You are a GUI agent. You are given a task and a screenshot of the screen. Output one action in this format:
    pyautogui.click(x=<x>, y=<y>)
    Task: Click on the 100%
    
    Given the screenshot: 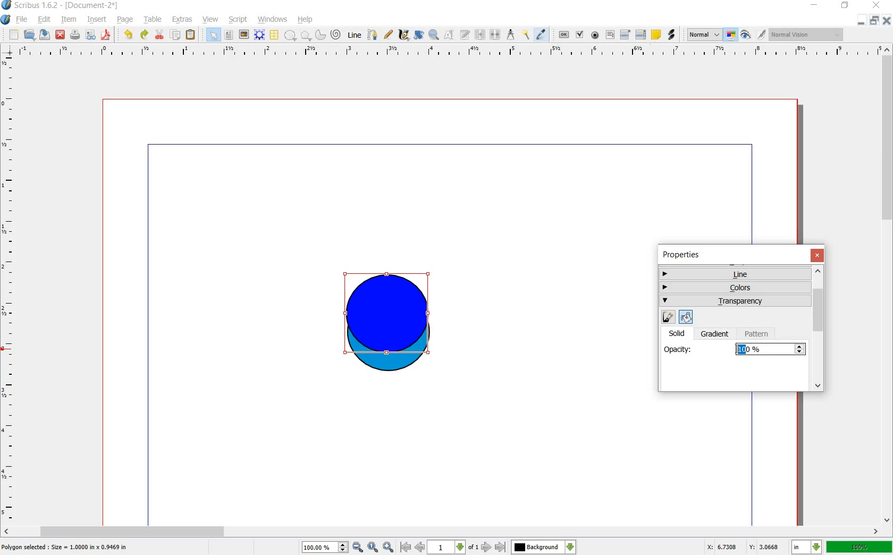 What is the action you would take?
    pyautogui.click(x=763, y=349)
    